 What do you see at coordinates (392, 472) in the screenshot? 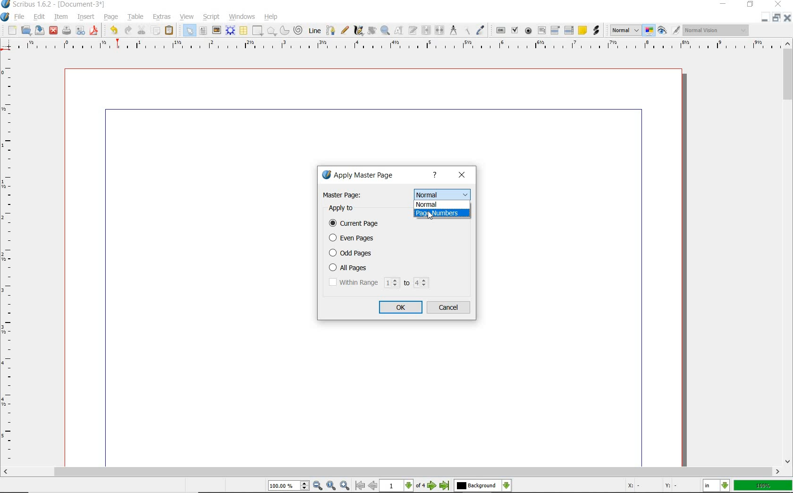
I see `scrollbar` at bounding box center [392, 472].